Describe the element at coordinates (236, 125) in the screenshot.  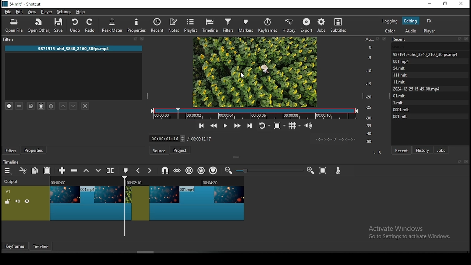
I see `play quickly forwards` at that location.